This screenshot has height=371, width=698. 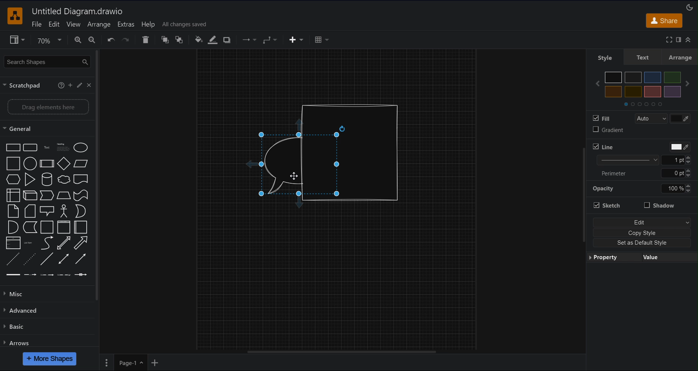 I want to click on Data storage, so click(x=30, y=227).